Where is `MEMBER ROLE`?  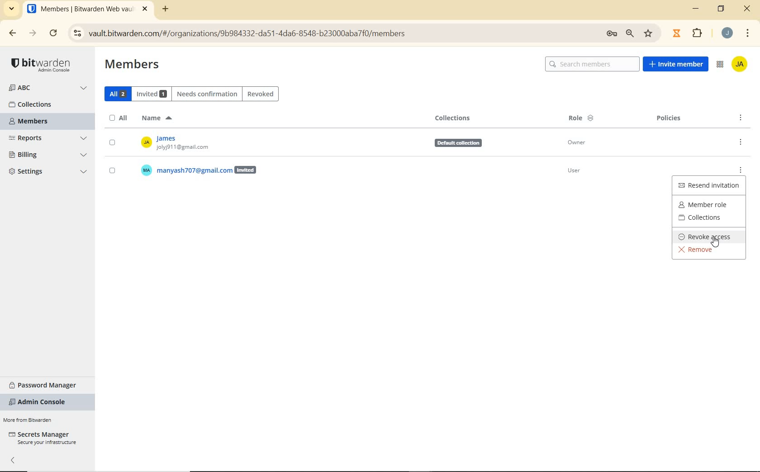
MEMBER ROLE is located at coordinates (708, 203).